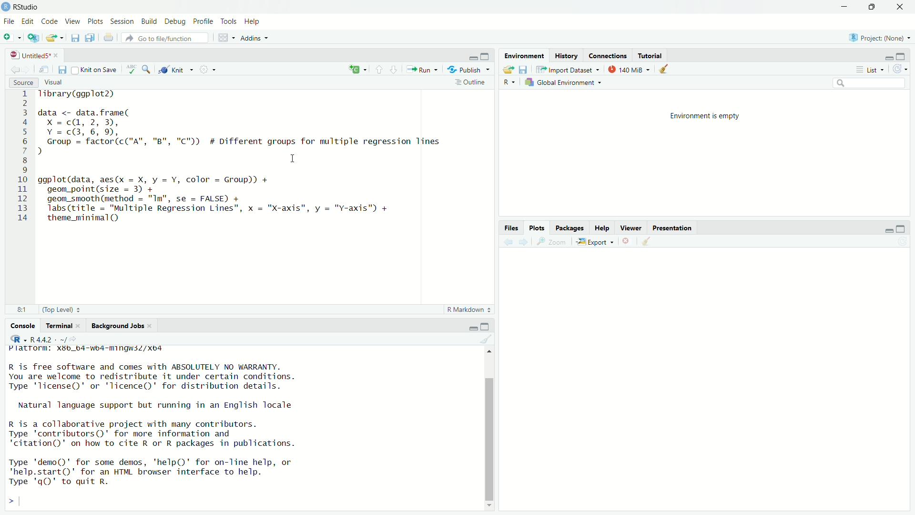 This screenshot has width=915, height=515. I want to click on Run +, so click(425, 69).